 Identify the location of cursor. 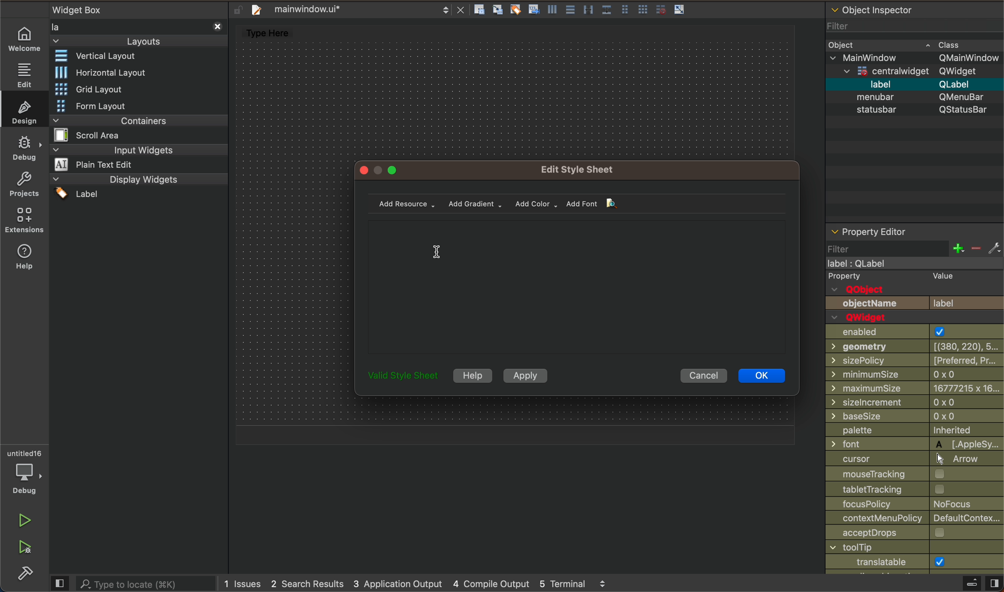
(438, 249).